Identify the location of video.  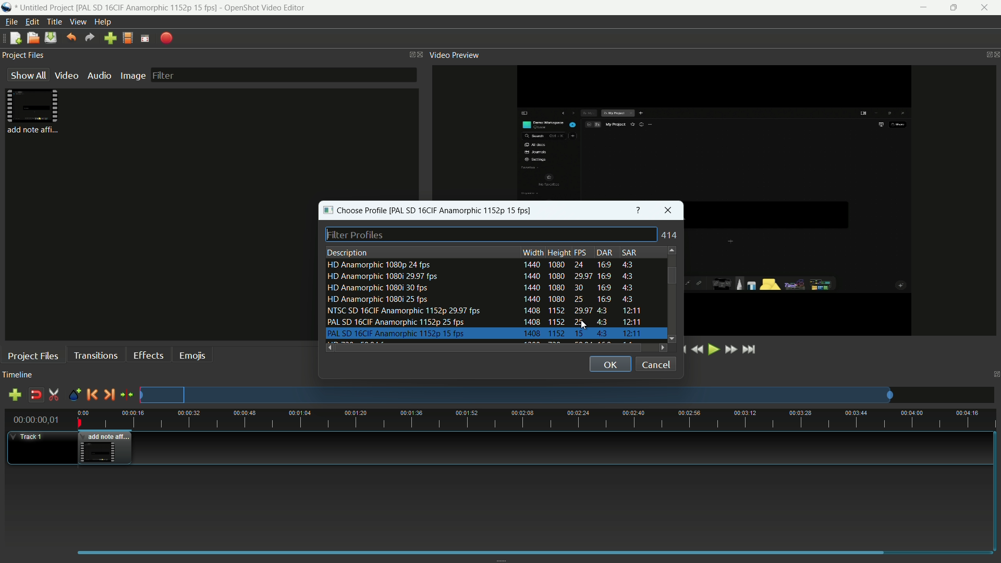
(65, 75).